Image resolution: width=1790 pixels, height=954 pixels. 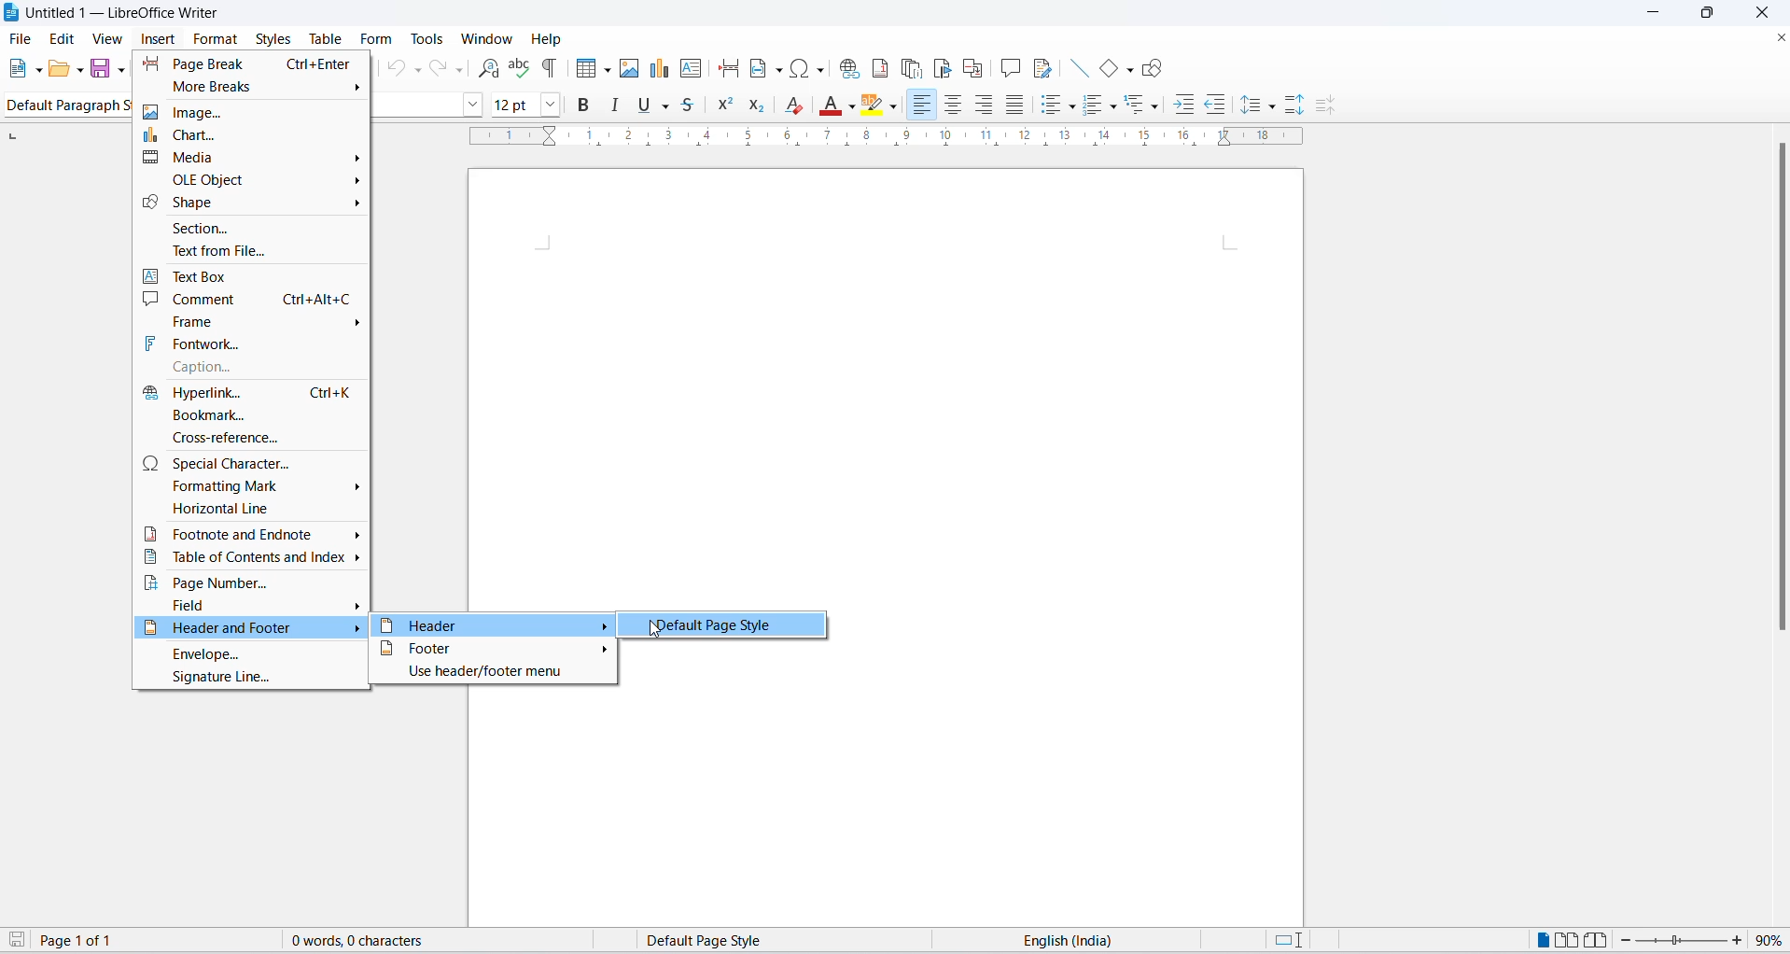 What do you see at coordinates (255, 134) in the screenshot?
I see `chart` at bounding box center [255, 134].